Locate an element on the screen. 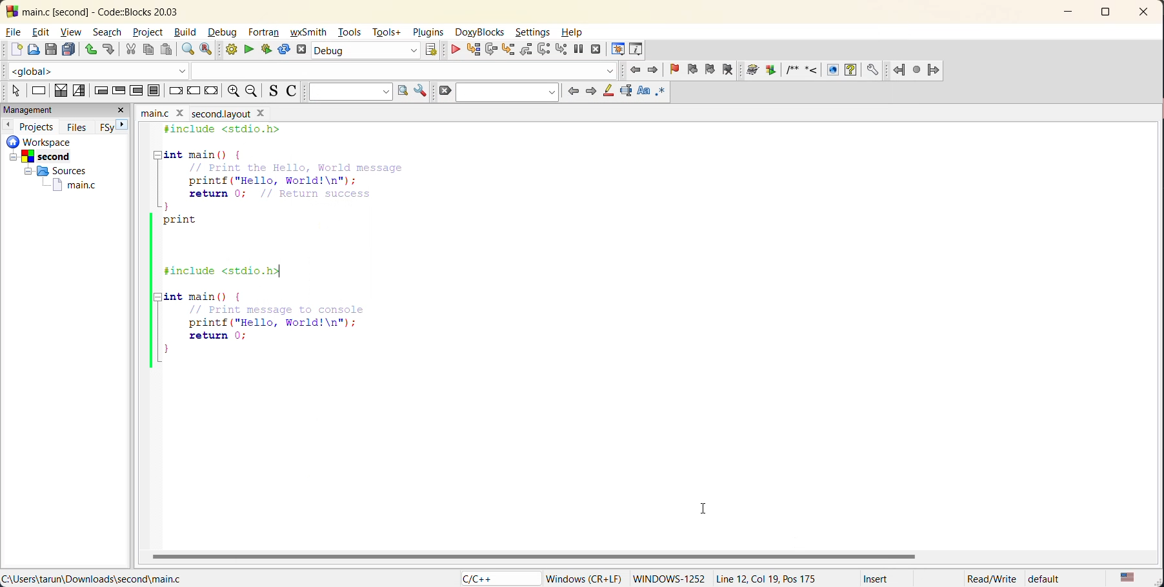 This screenshot has width=1164, height=587. cursor is located at coordinates (701, 512).